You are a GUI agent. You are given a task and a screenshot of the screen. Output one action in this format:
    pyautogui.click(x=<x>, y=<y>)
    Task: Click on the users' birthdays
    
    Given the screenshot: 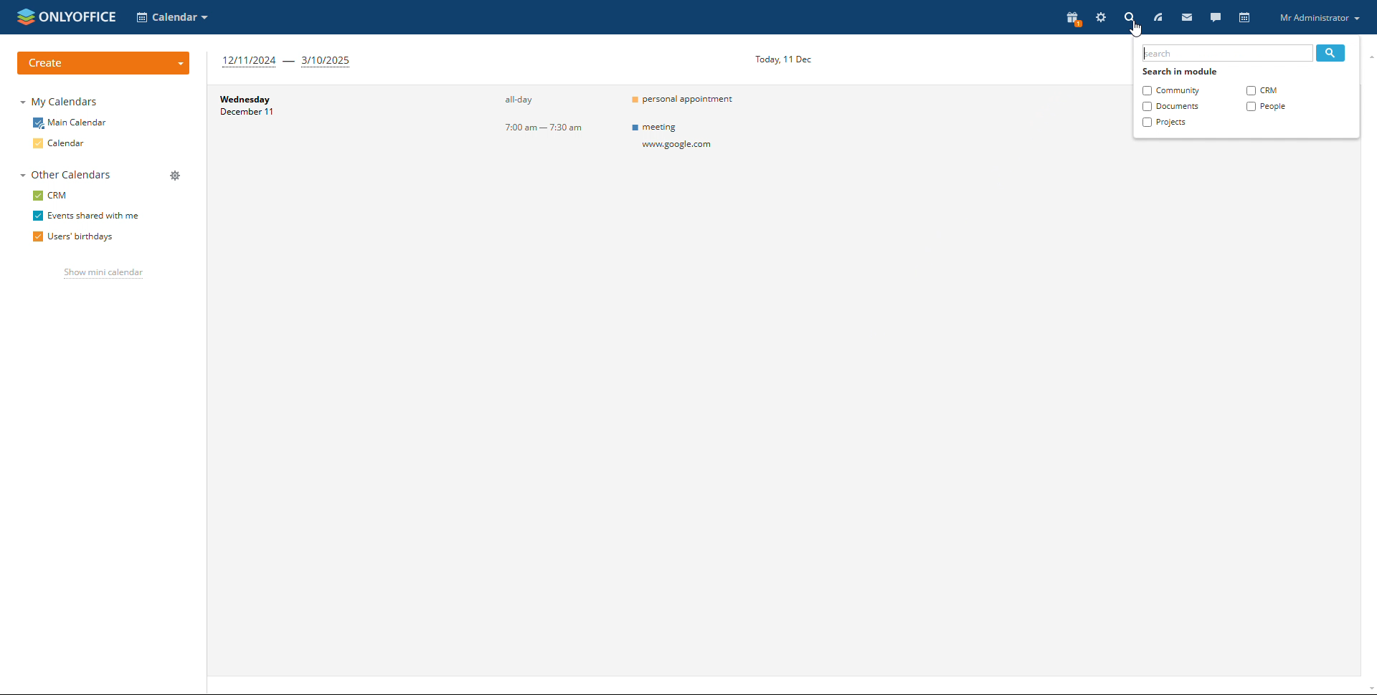 What is the action you would take?
    pyautogui.click(x=77, y=236)
    